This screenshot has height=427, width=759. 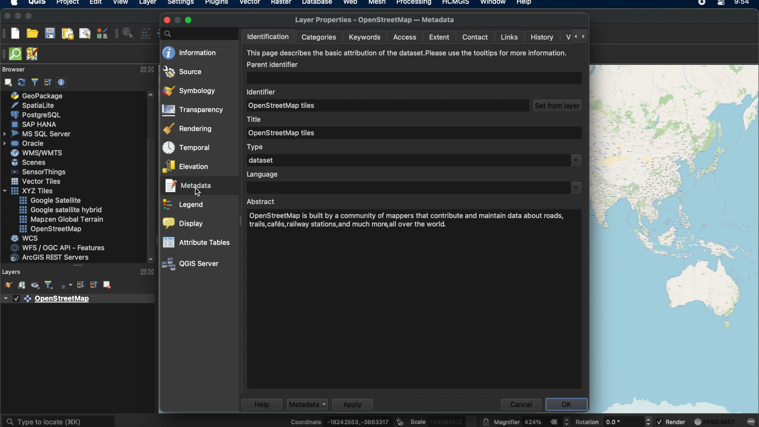 What do you see at coordinates (474, 38) in the screenshot?
I see `contact` at bounding box center [474, 38].